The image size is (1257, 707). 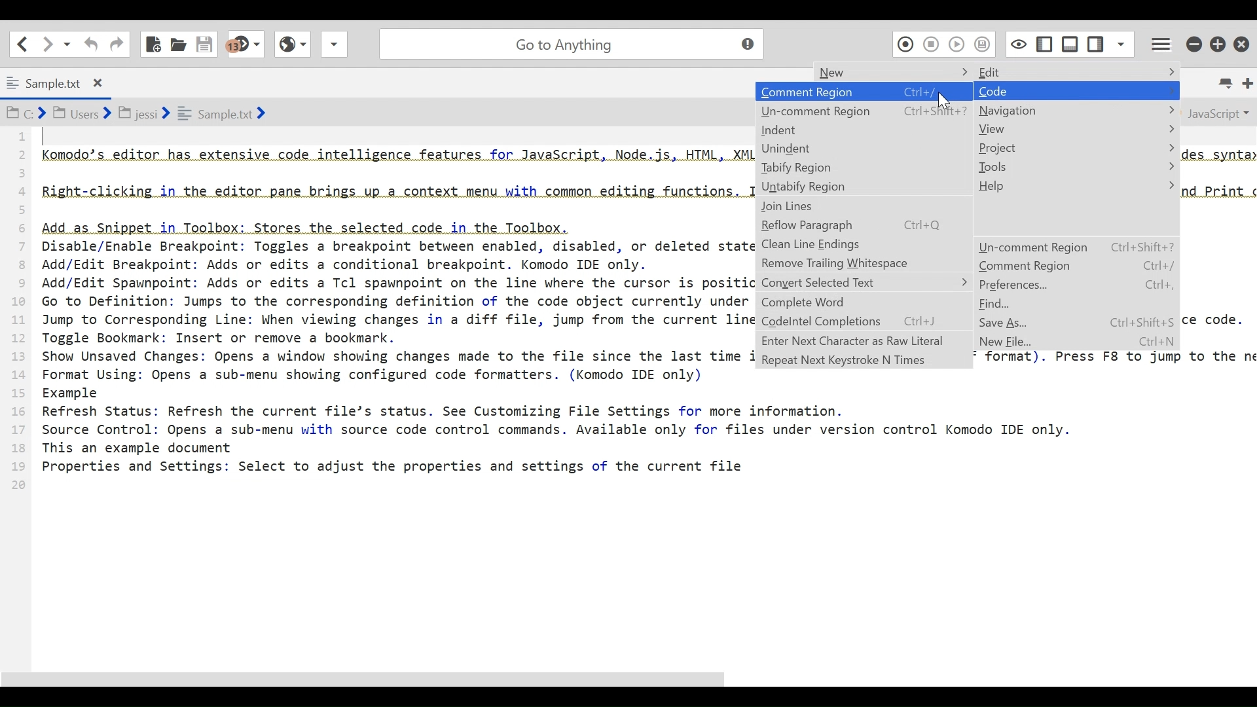 I want to click on Cursor, so click(x=1068, y=97).